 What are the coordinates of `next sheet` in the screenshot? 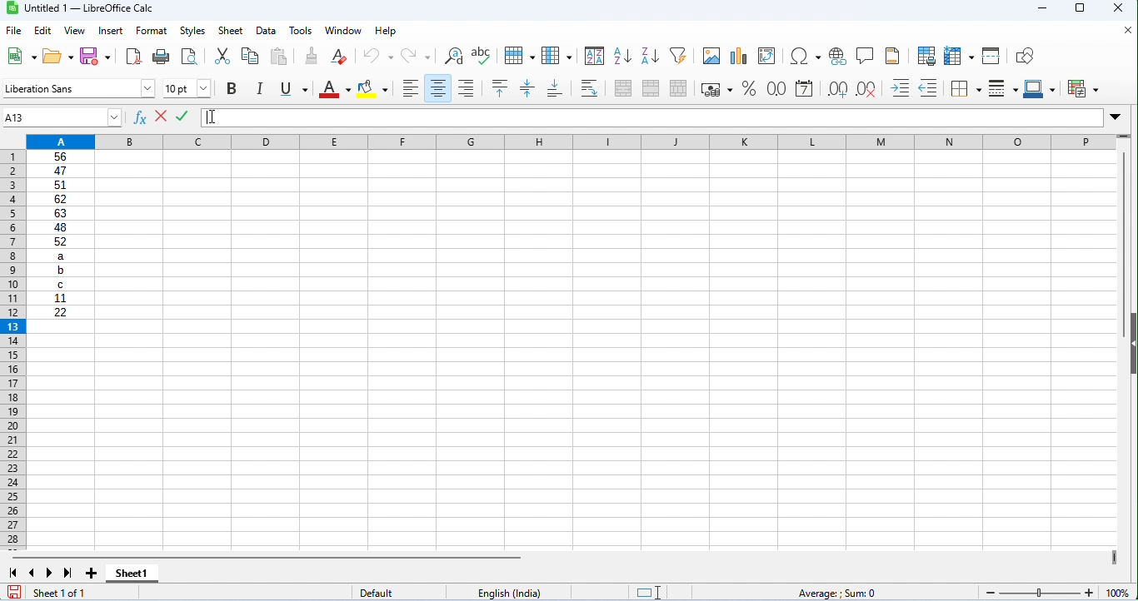 It's located at (50, 573).